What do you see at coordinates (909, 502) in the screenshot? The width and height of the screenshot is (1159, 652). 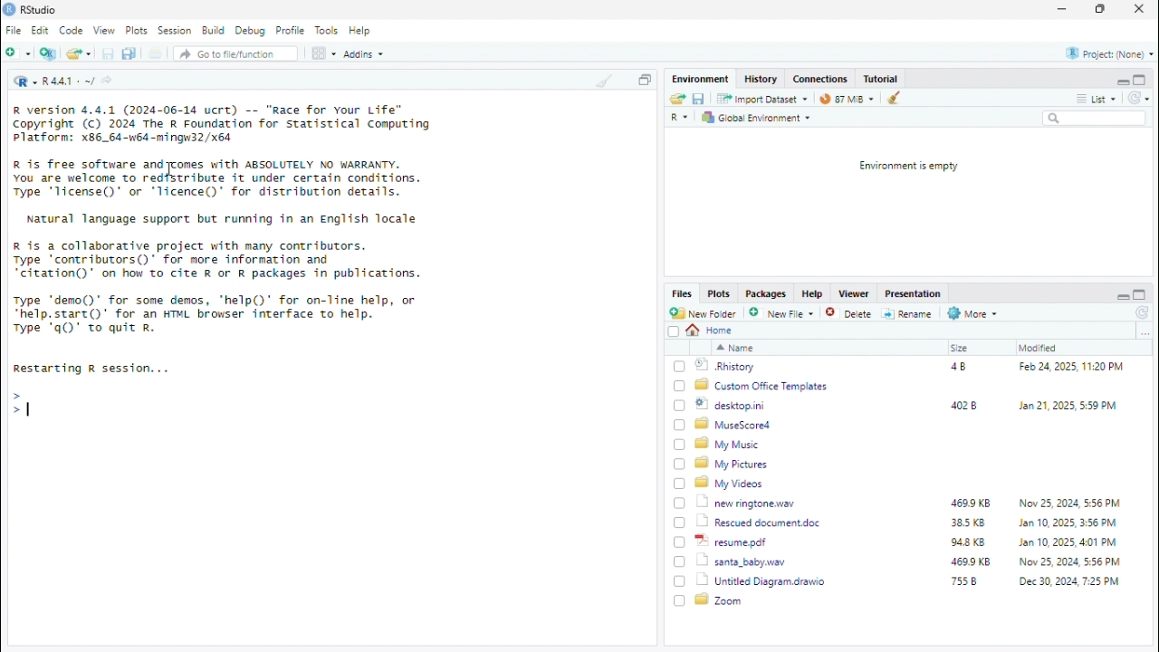 I see `new ringtone. wav 469.9KB Nov 25 2024 556 PM` at bounding box center [909, 502].